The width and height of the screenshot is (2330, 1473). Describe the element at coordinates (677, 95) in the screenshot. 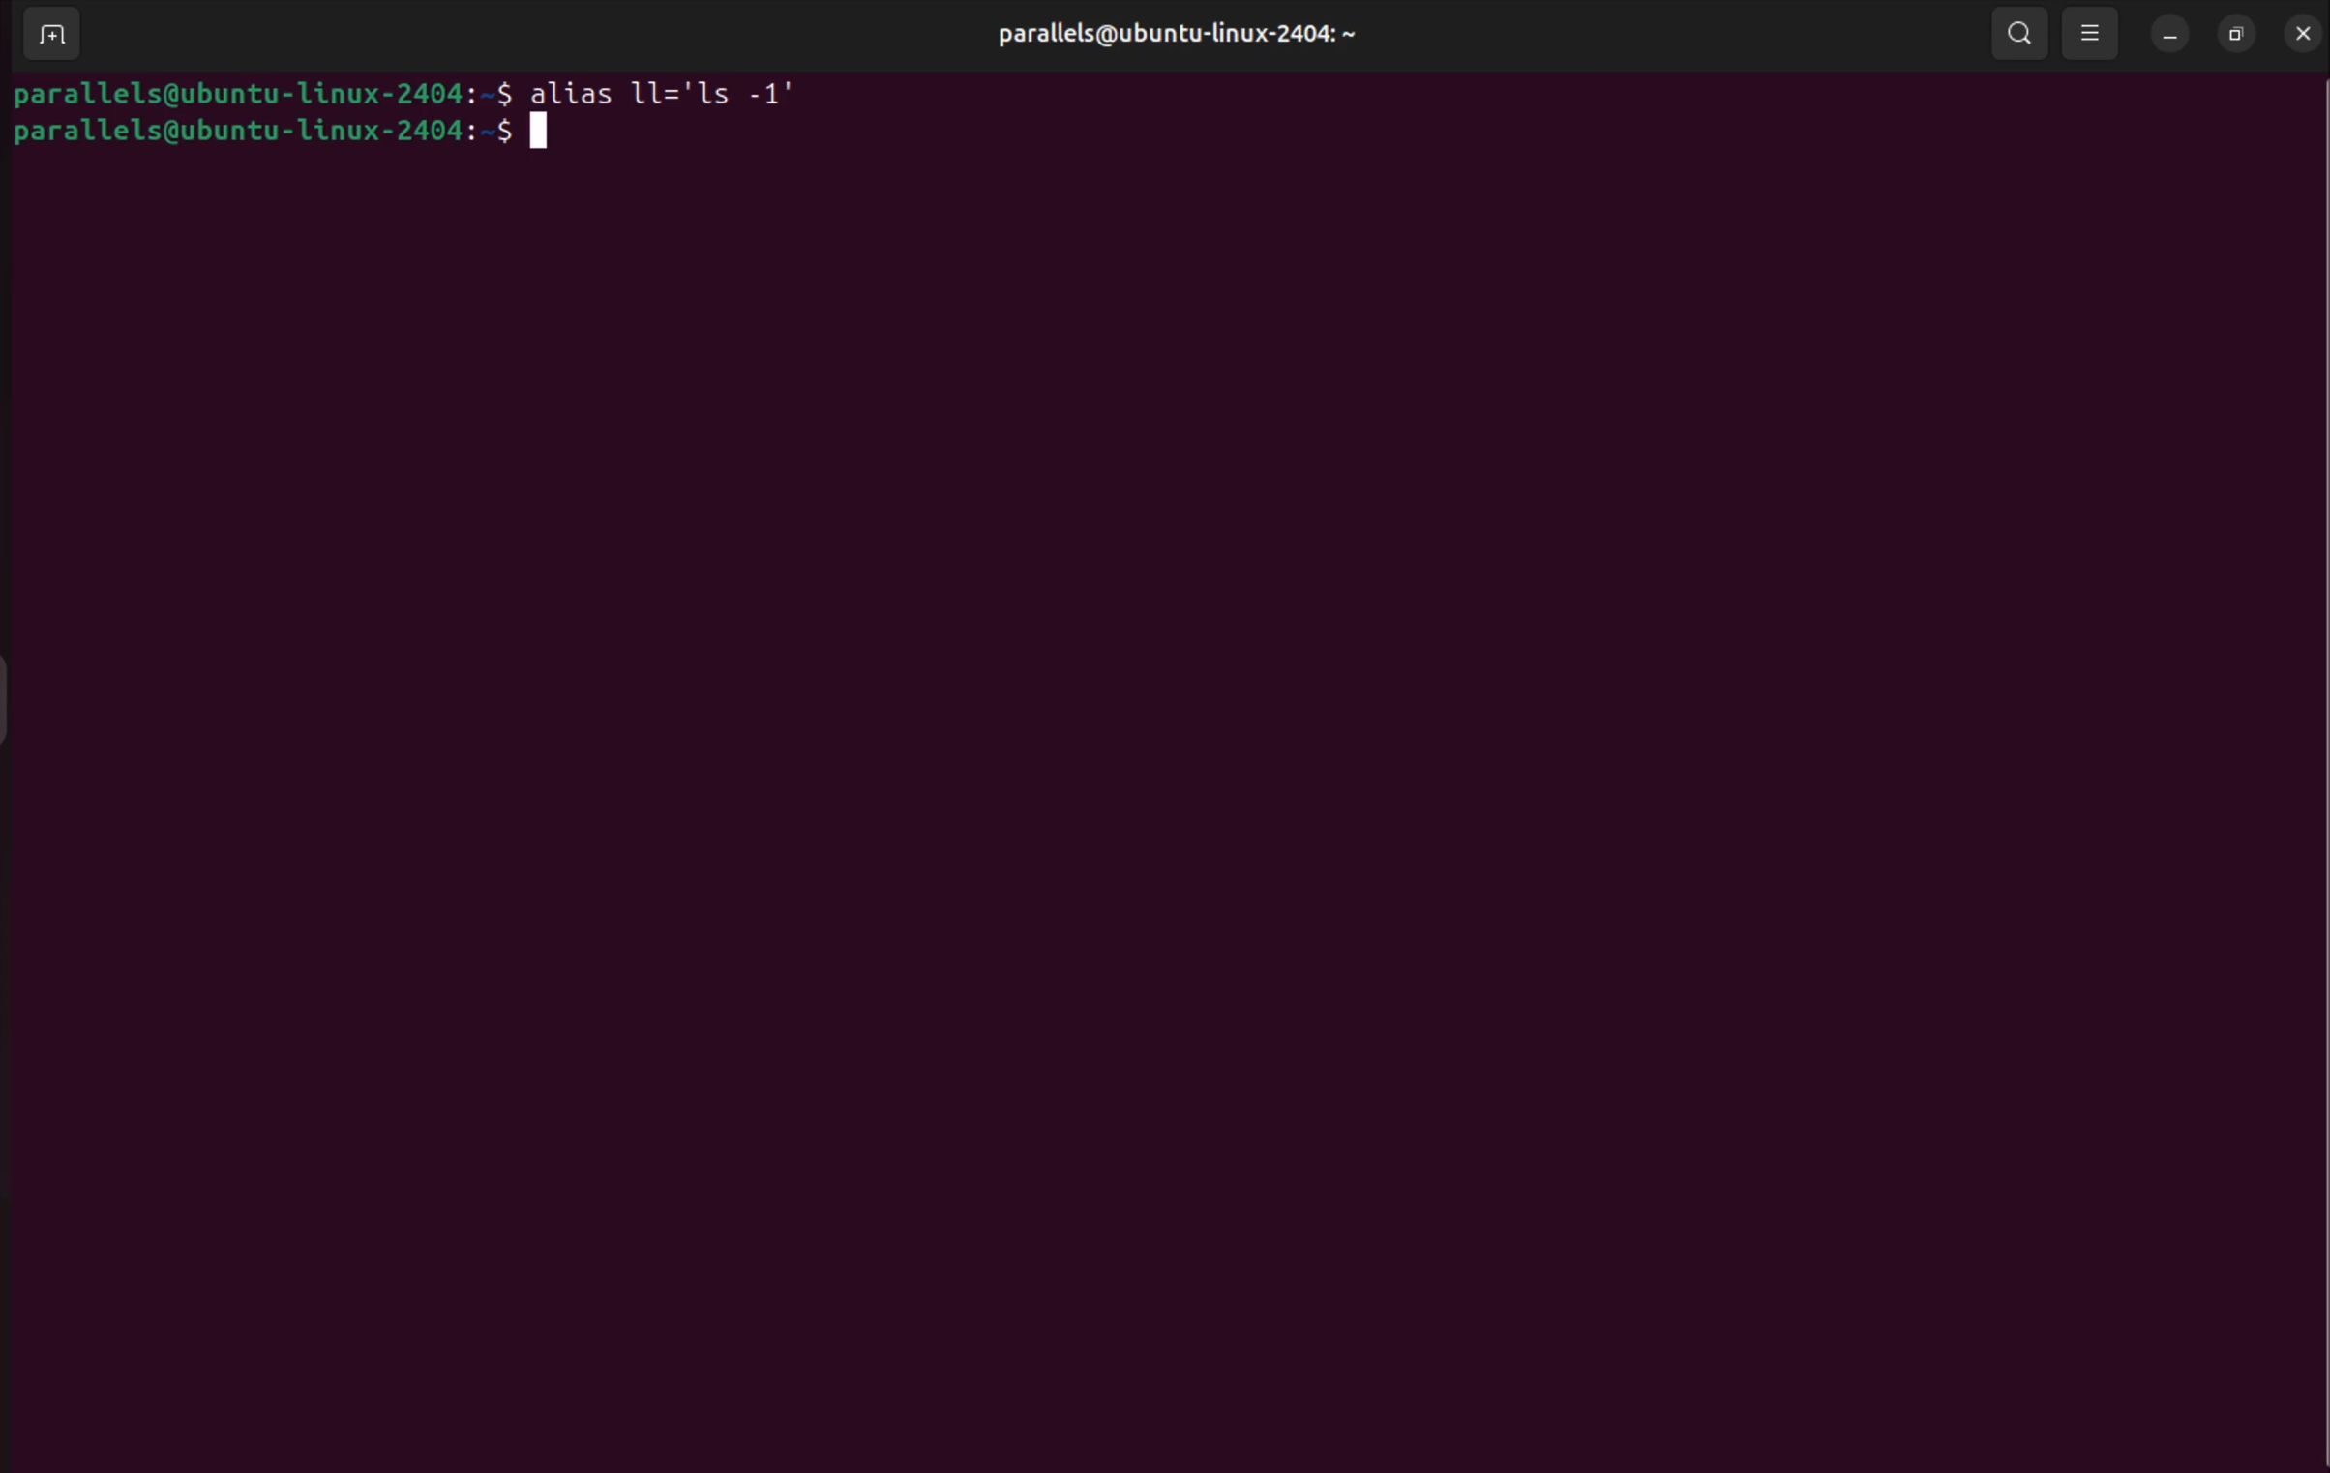

I see `alias 11="ls -1"` at that location.